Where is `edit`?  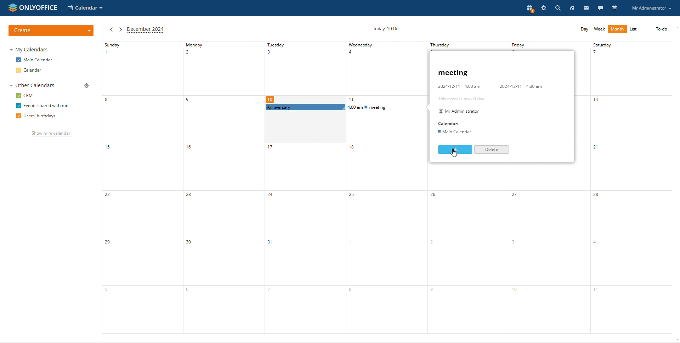
edit is located at coordinates (454, 150).